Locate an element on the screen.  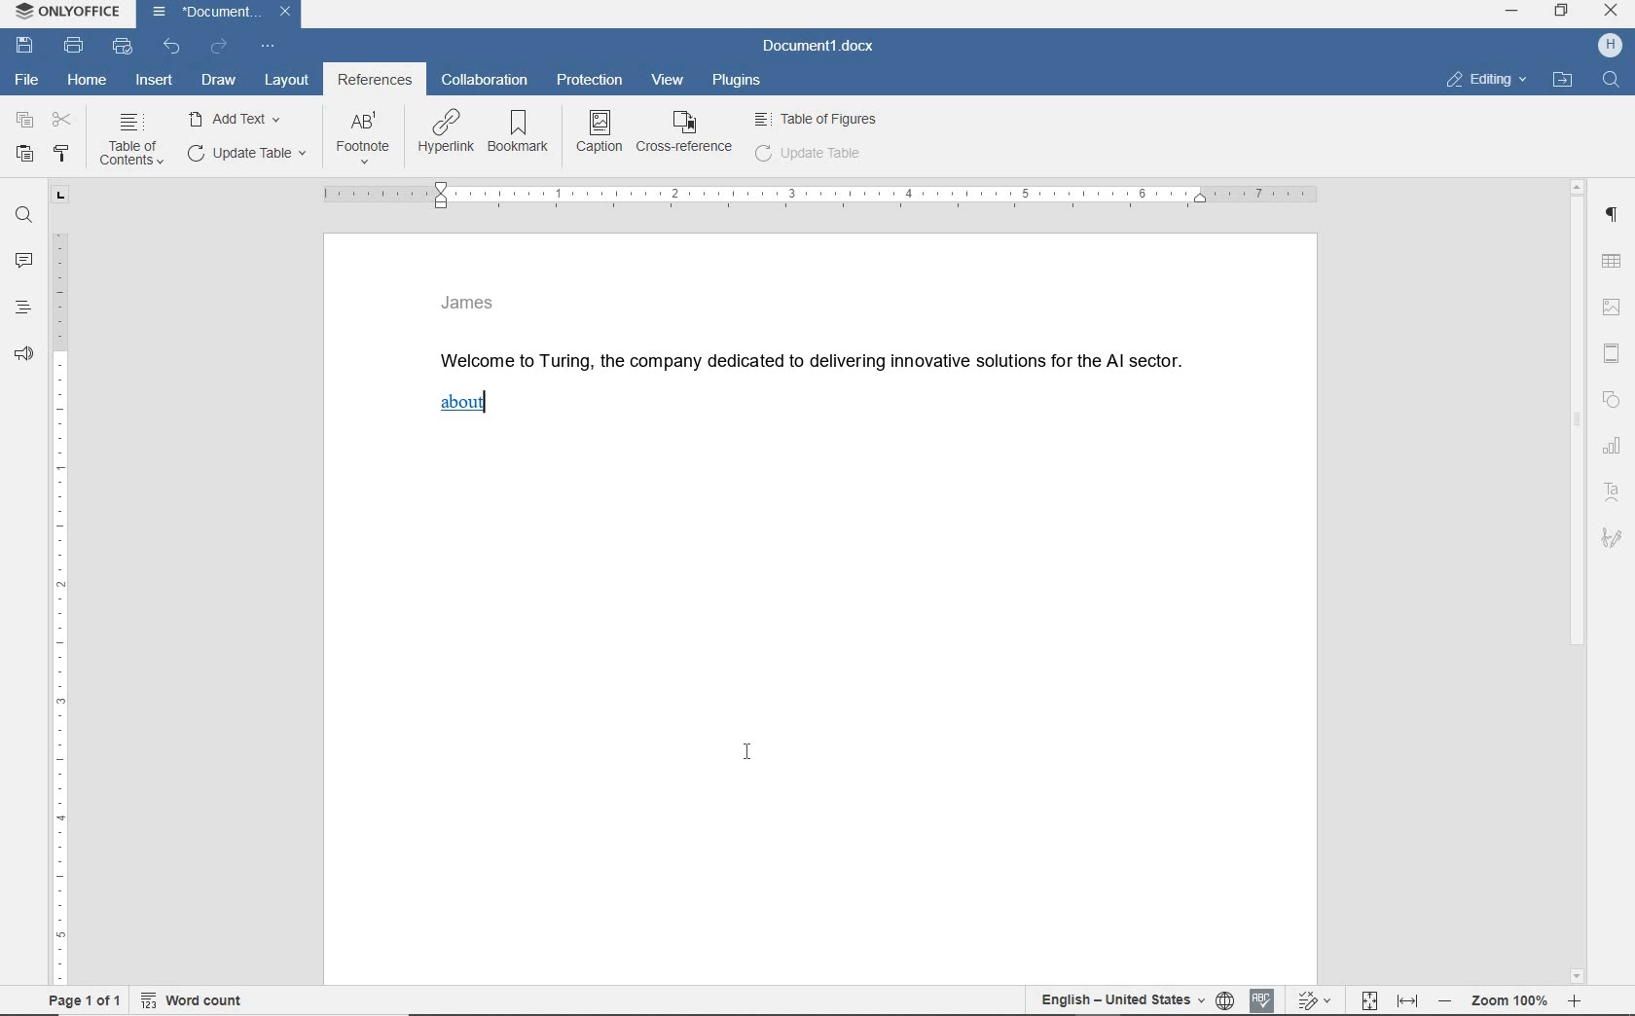
copy is located at coordinates (25, 120).